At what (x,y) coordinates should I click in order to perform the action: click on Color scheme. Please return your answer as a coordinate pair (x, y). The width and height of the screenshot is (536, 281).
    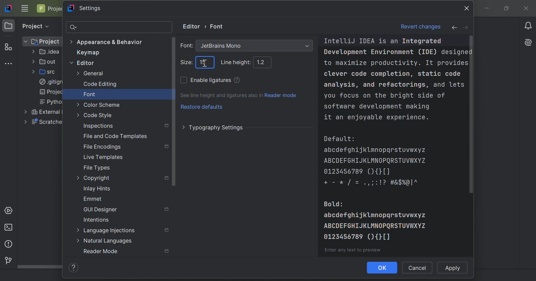
    Looking at the image, I should click on (99, 105).